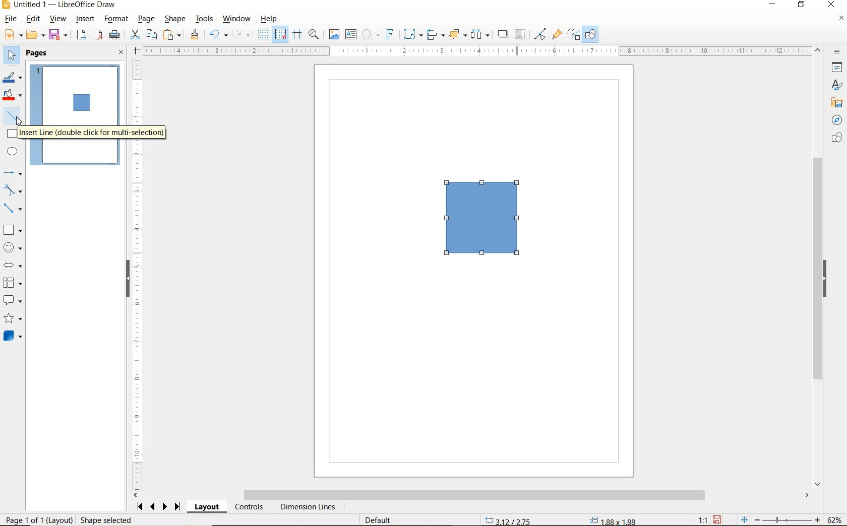 The width and height of the screenshot is (847, 526). Describe the element at coordinates (350, 35) in the screenshot. I see `INSERT TEXT BOX` at that location.